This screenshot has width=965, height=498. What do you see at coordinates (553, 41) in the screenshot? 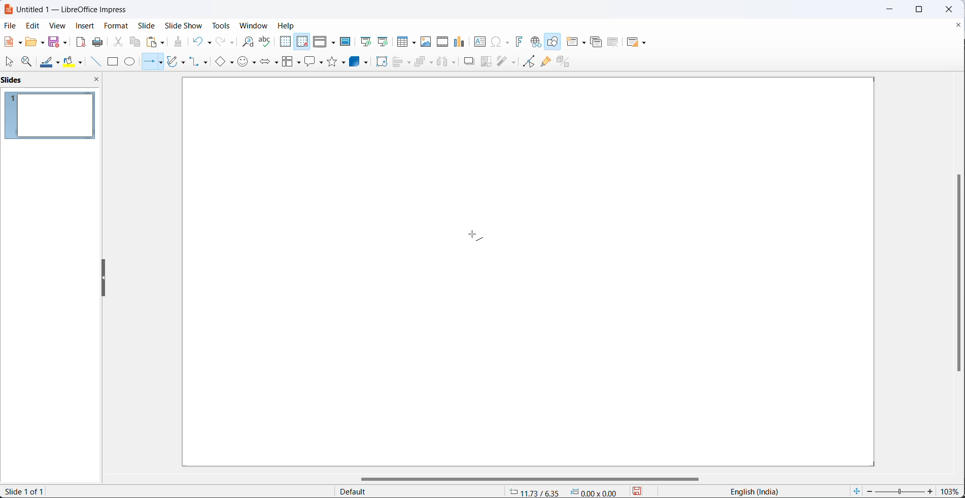
I see `show draw functions` at bounding box center [553, 41].